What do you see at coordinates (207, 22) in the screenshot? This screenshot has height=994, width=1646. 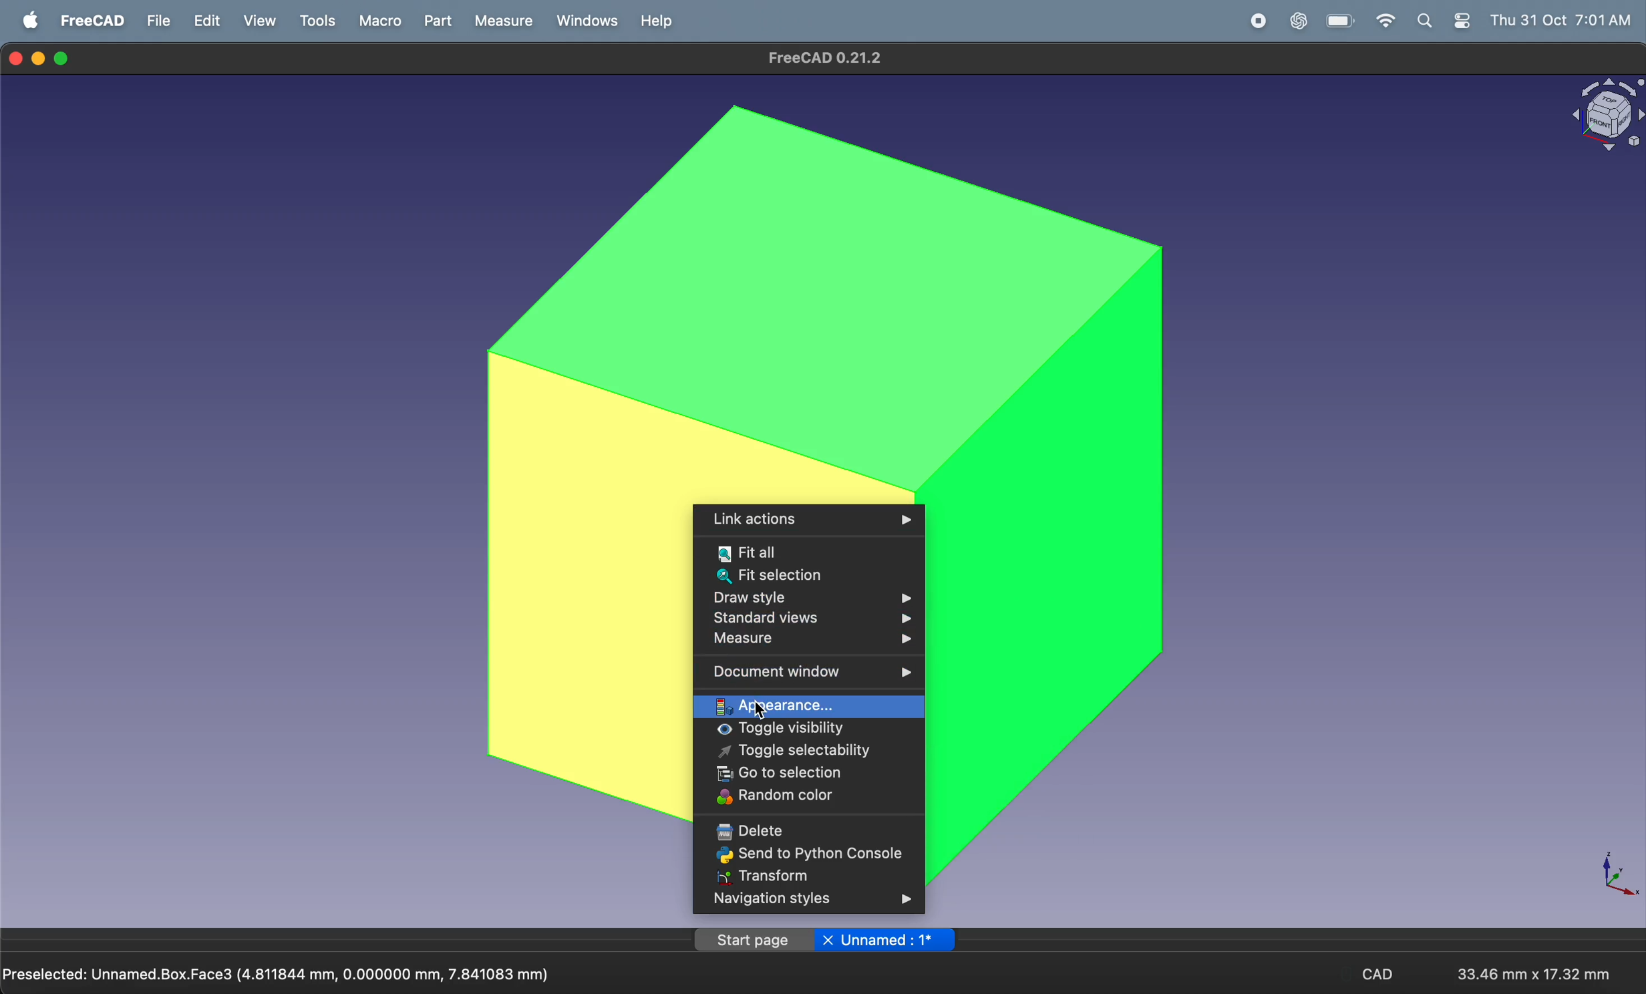 I see `edit` at bounding box center [207, 22].